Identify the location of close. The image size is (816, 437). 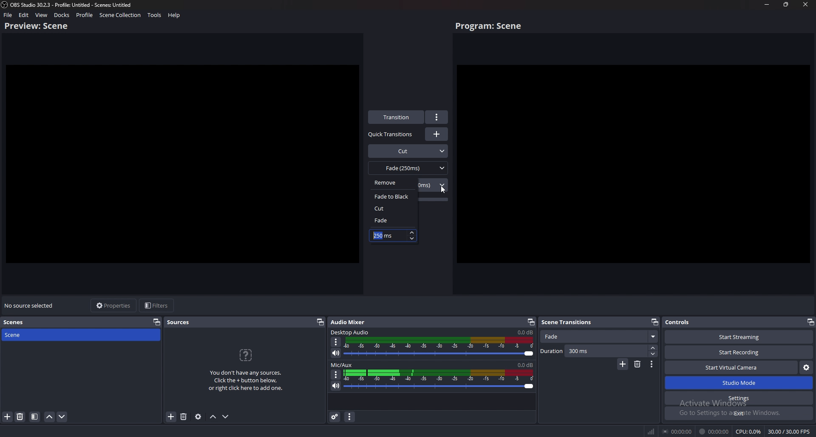
(805, 4).